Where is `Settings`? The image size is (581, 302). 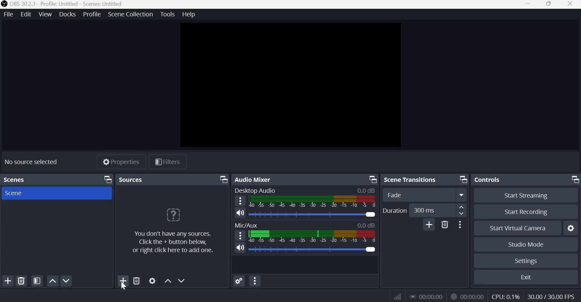 Settings is located at coordinates (527, 261).